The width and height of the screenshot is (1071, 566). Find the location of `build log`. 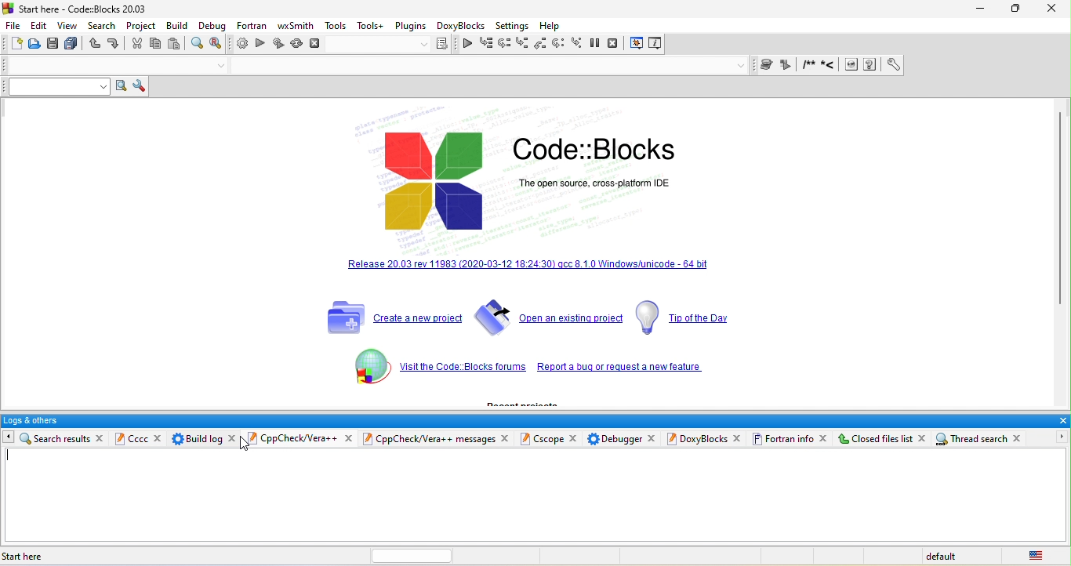

build log is located at coordinates (129, 438).